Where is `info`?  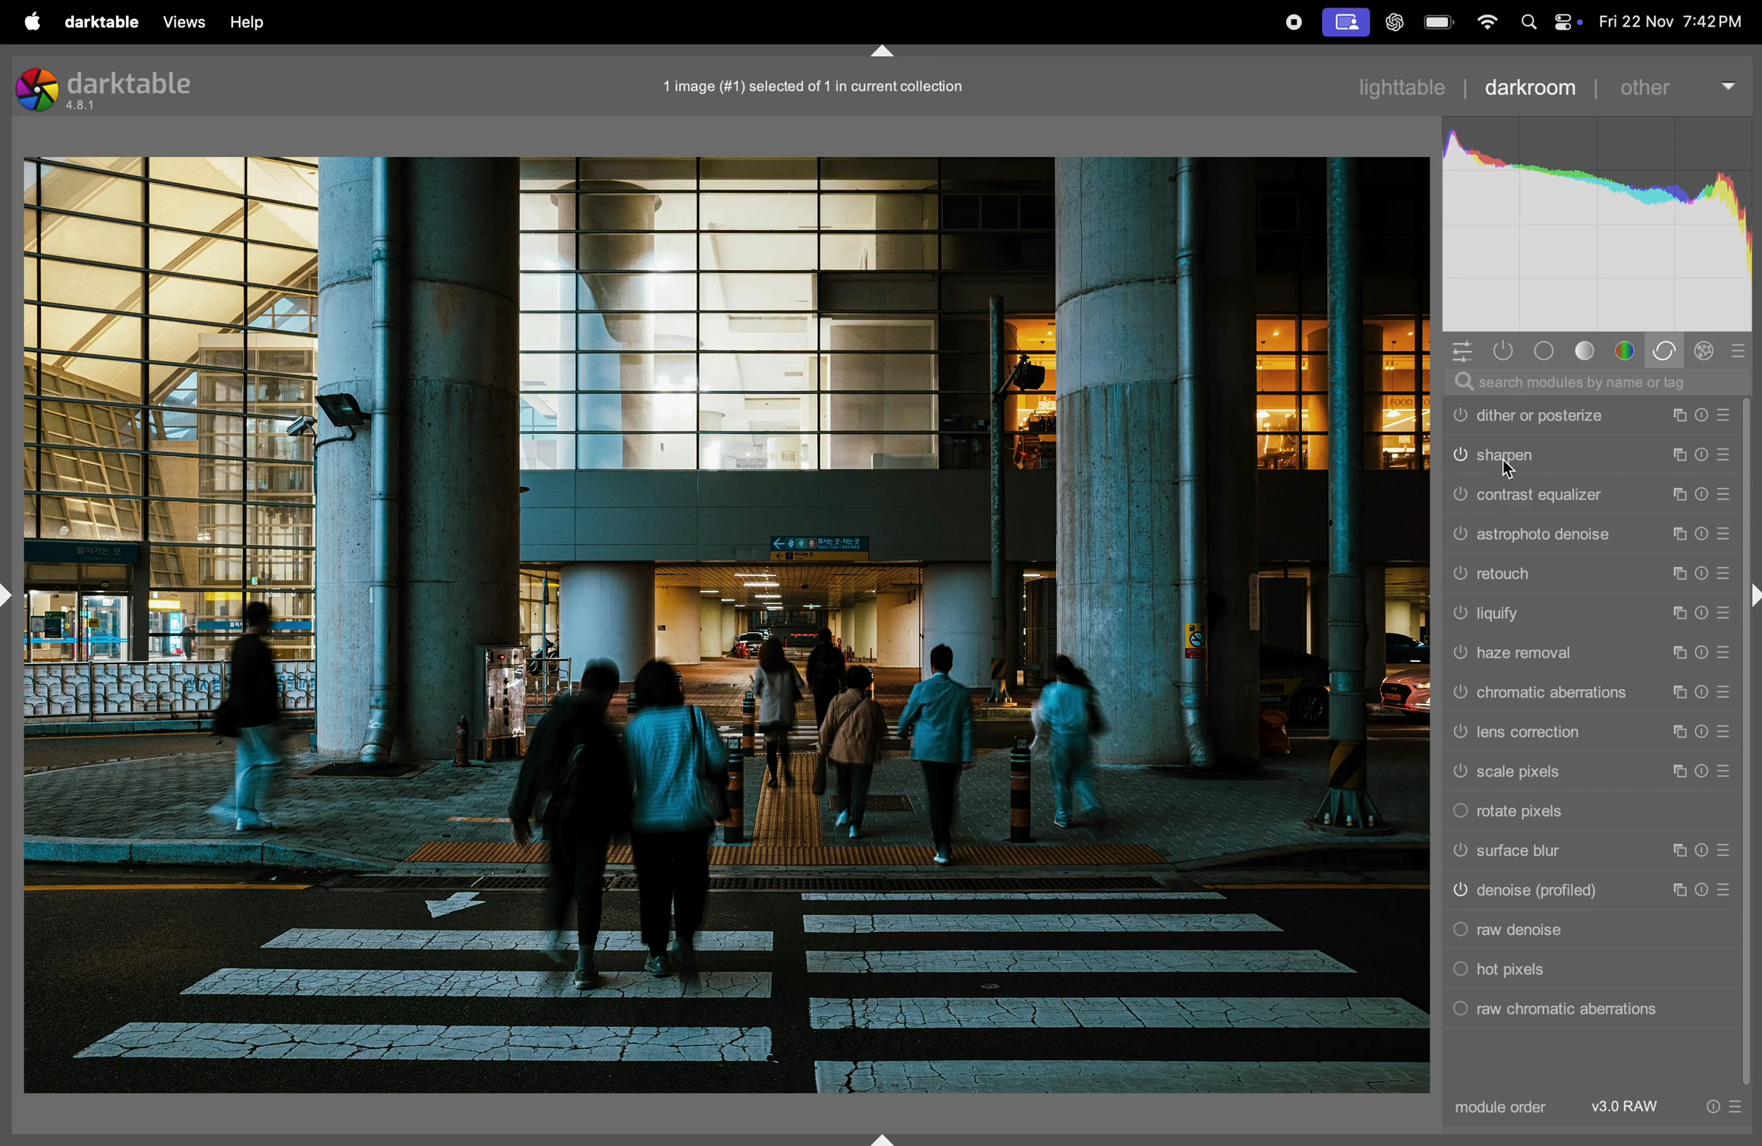 info is located at coordinates (1721, 1107).